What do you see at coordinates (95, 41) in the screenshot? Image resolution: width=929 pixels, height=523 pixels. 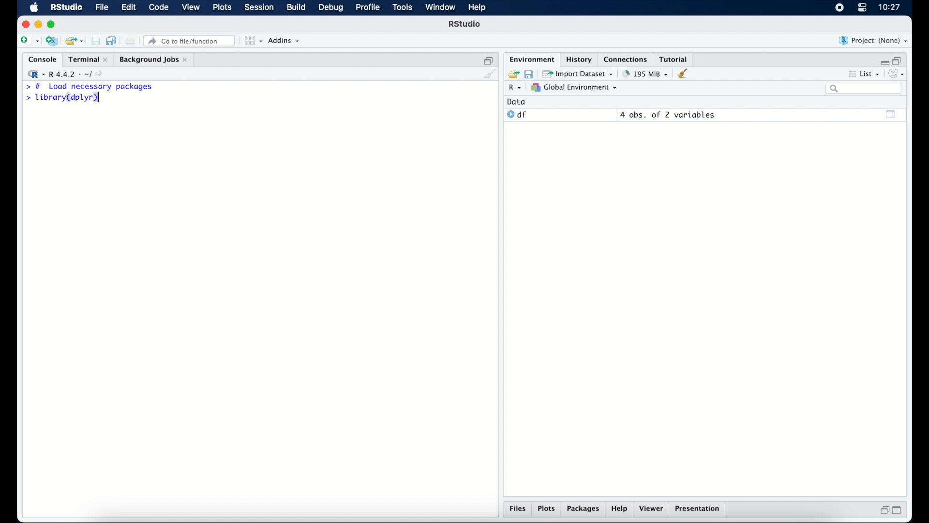 I see `save` at bounding box center [95, 41].